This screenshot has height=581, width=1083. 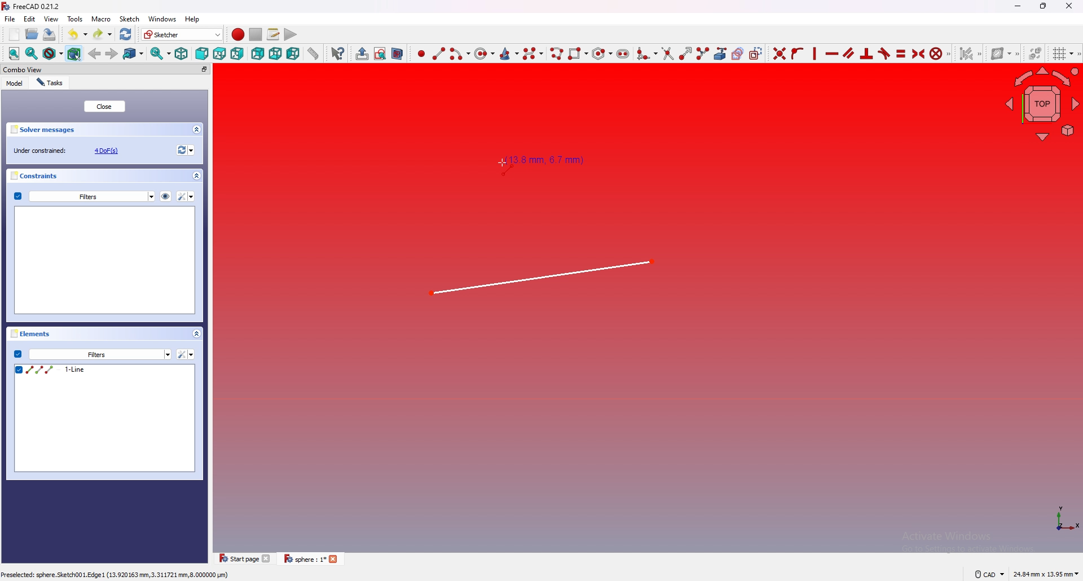 What do you see at coordinates (509, 52) in the screenshot?
I see `Create conic` at bounding box center [509, 52].